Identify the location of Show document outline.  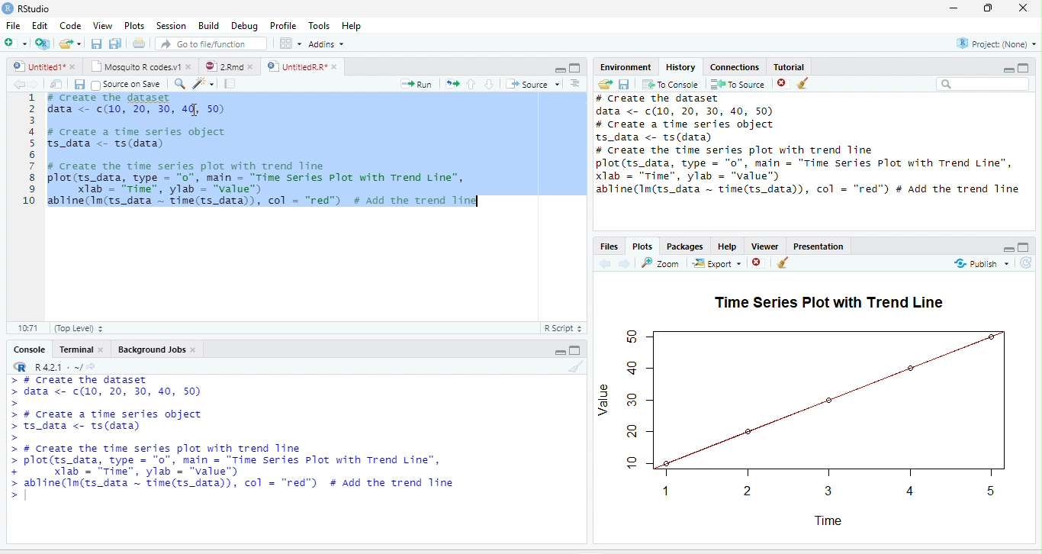
(575, 83).